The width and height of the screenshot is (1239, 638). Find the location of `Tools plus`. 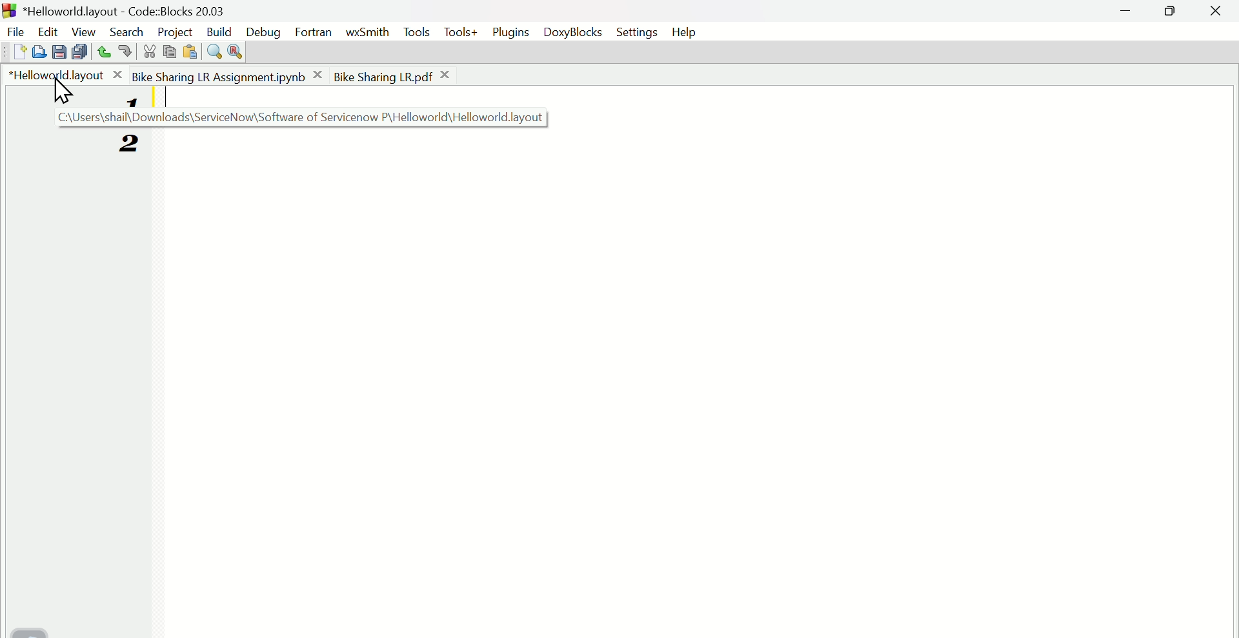

Tools plus is located at coordinates (463, 34).